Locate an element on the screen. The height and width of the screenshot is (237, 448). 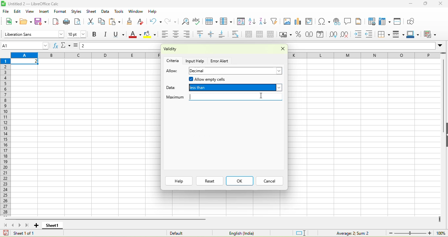
input help is located at coordinates (196, 60).